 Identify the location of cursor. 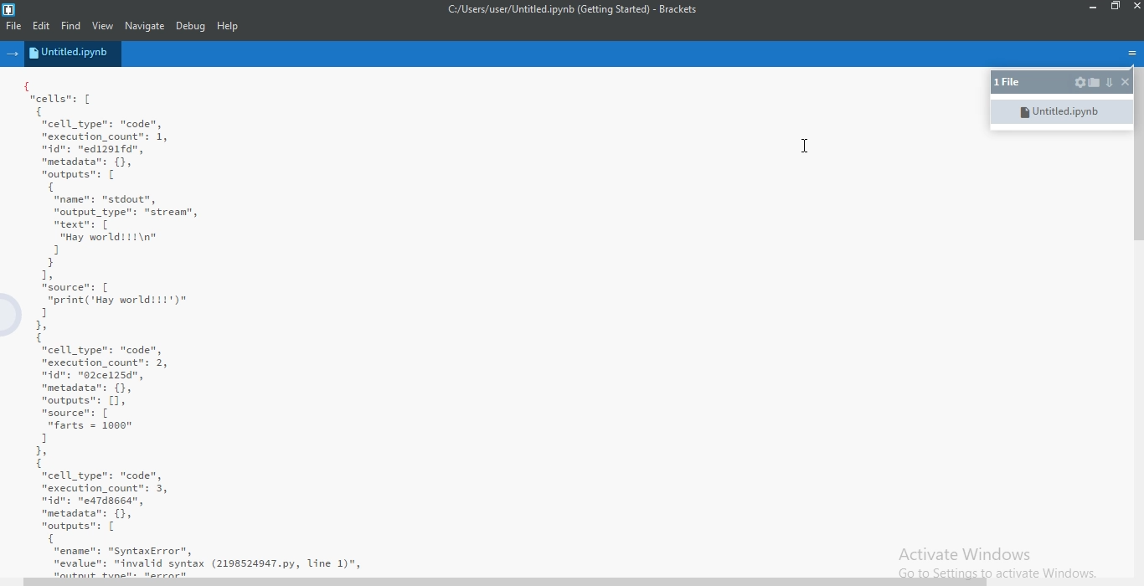
(804, 147).